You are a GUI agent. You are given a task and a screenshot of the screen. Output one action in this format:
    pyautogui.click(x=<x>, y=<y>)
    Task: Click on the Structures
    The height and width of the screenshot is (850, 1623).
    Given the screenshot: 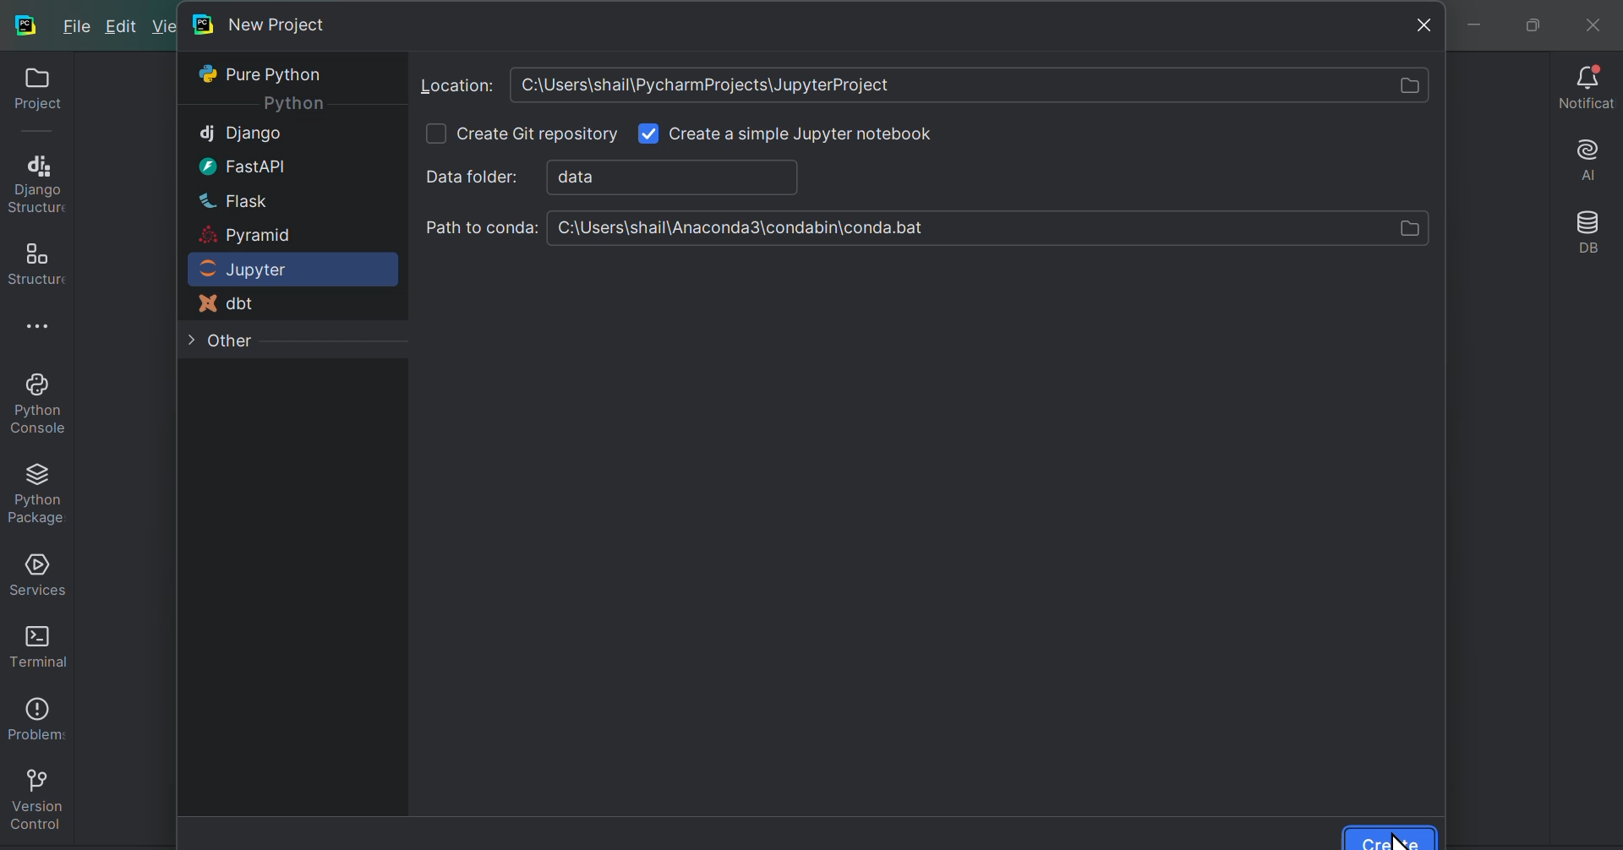 What is the action you would take?
    pyautogui.click(x=35, y=259)
    